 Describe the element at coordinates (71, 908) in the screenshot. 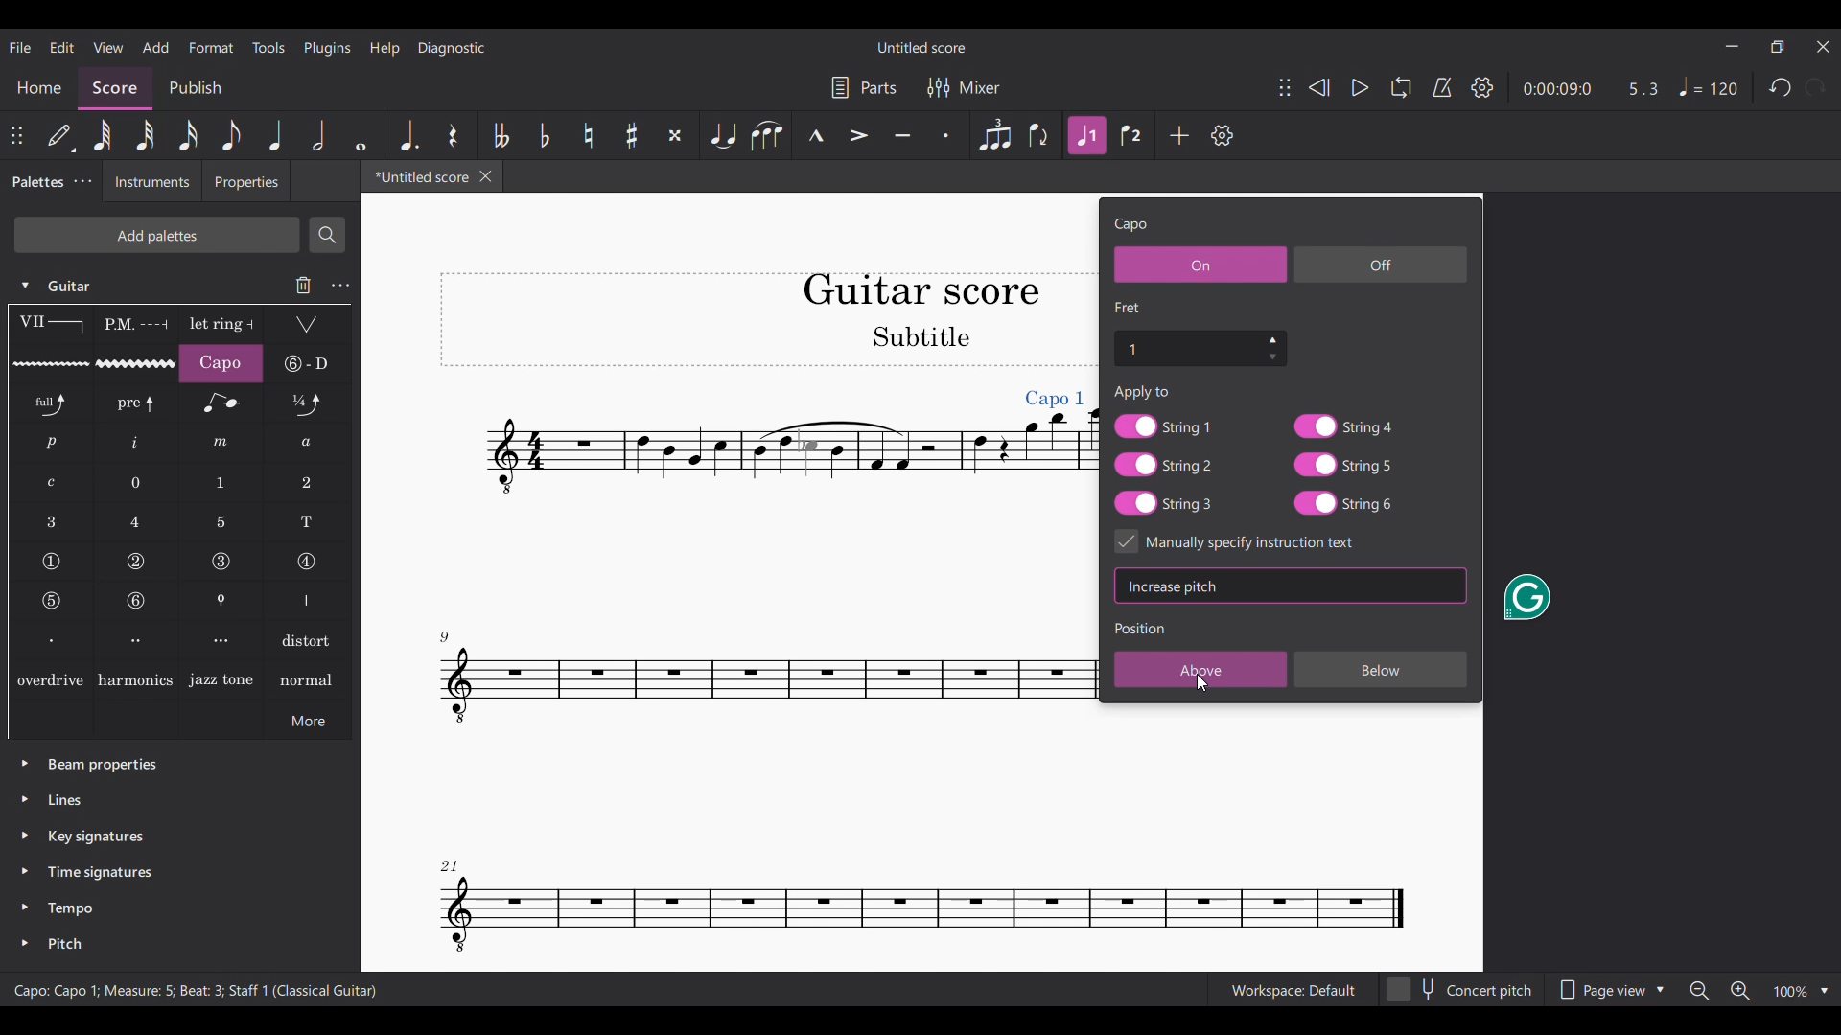

I see `Tempo` at that location.